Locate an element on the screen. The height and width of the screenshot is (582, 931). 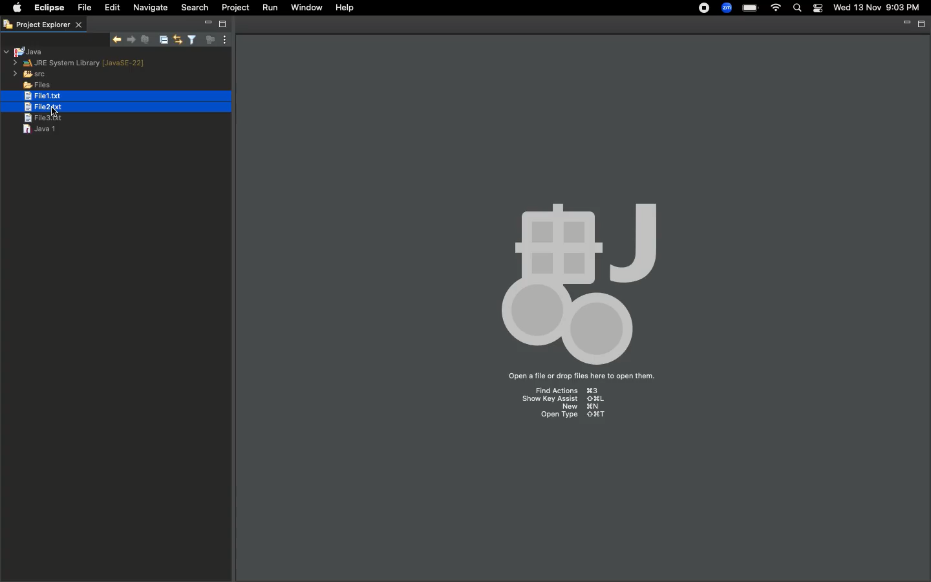
Files is located at coordinates (29, 84).